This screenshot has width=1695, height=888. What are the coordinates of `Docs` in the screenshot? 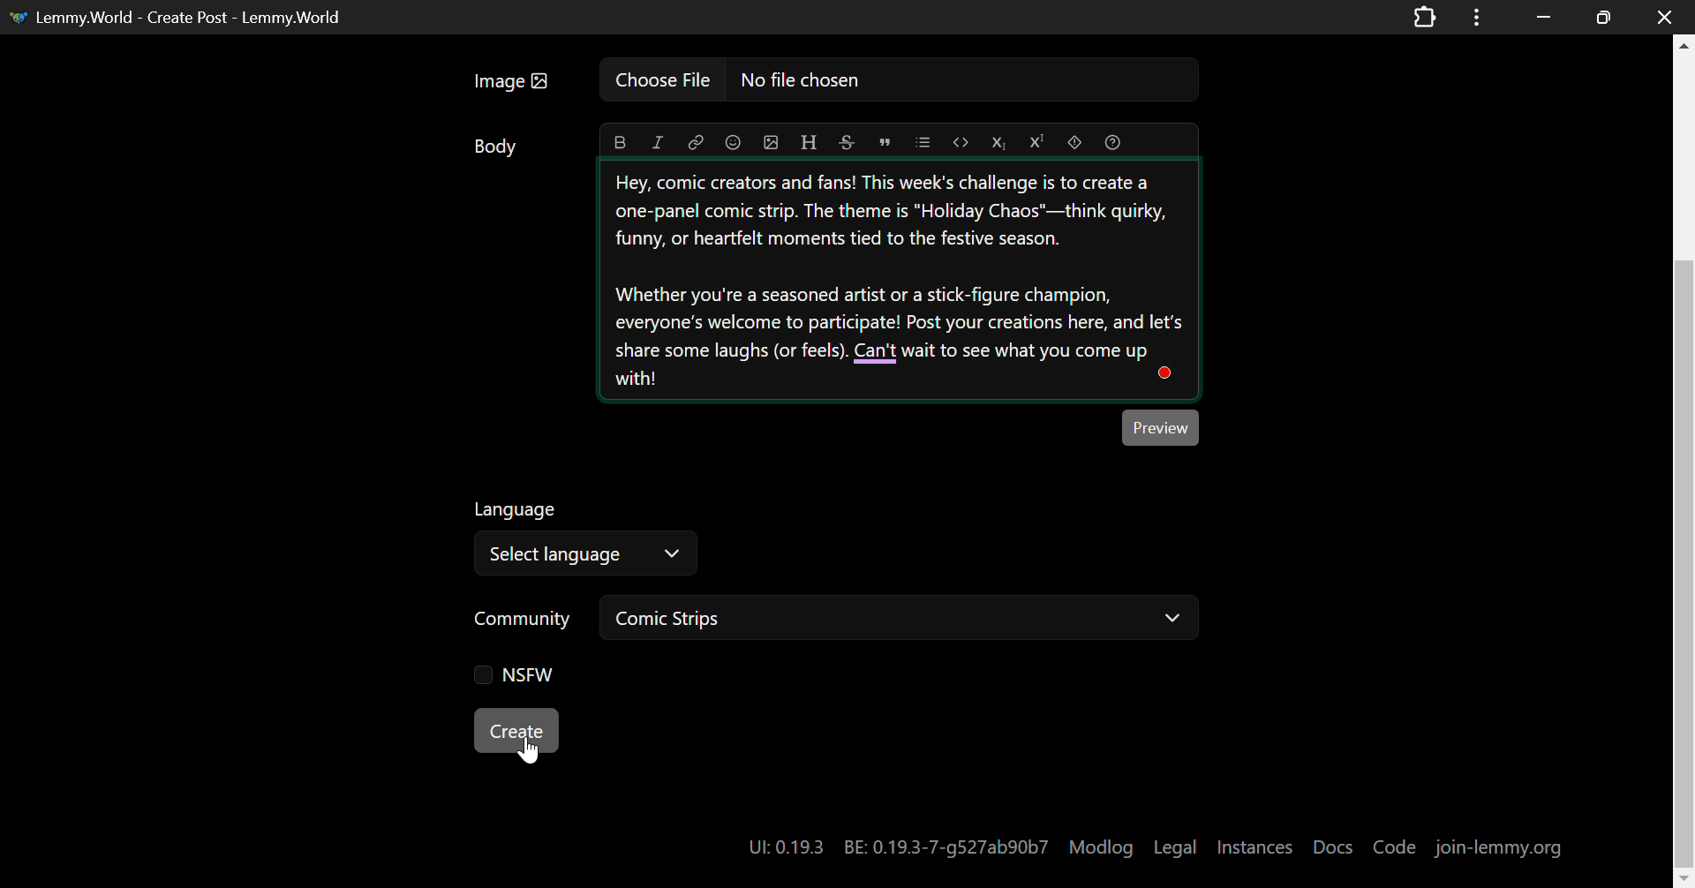 It's located at (1335, 847).